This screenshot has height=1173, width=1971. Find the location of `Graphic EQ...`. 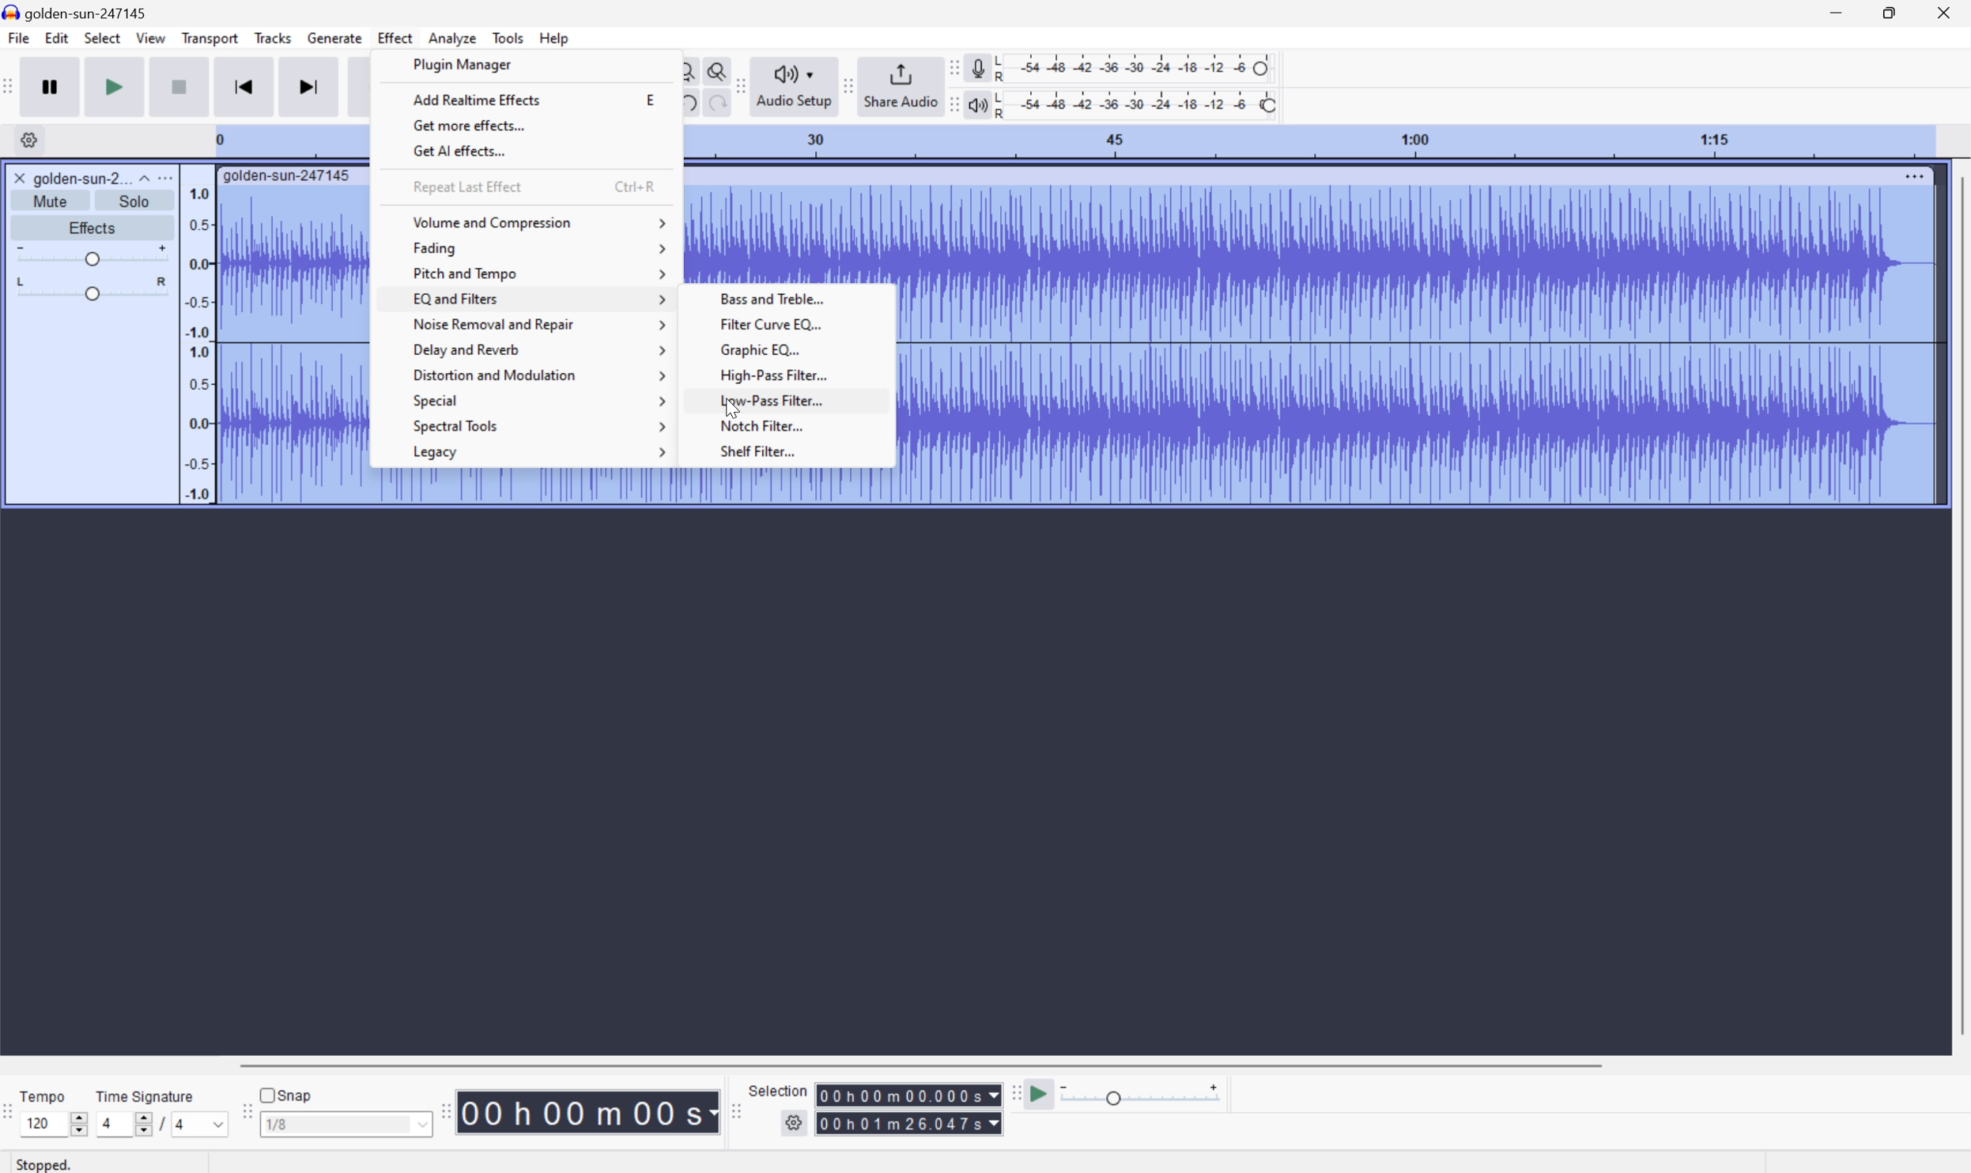

Graphic EQ... is located at coordinates (799, 349).